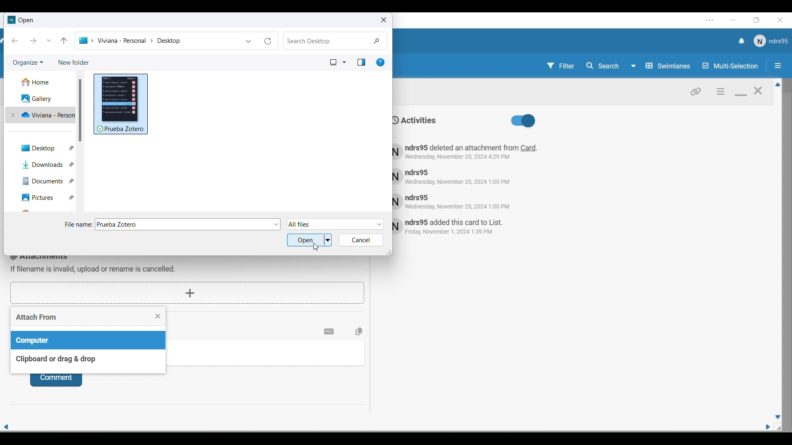 The height and width of the screenshot is (445, 792). I want to click on Close, so click(758, 93).